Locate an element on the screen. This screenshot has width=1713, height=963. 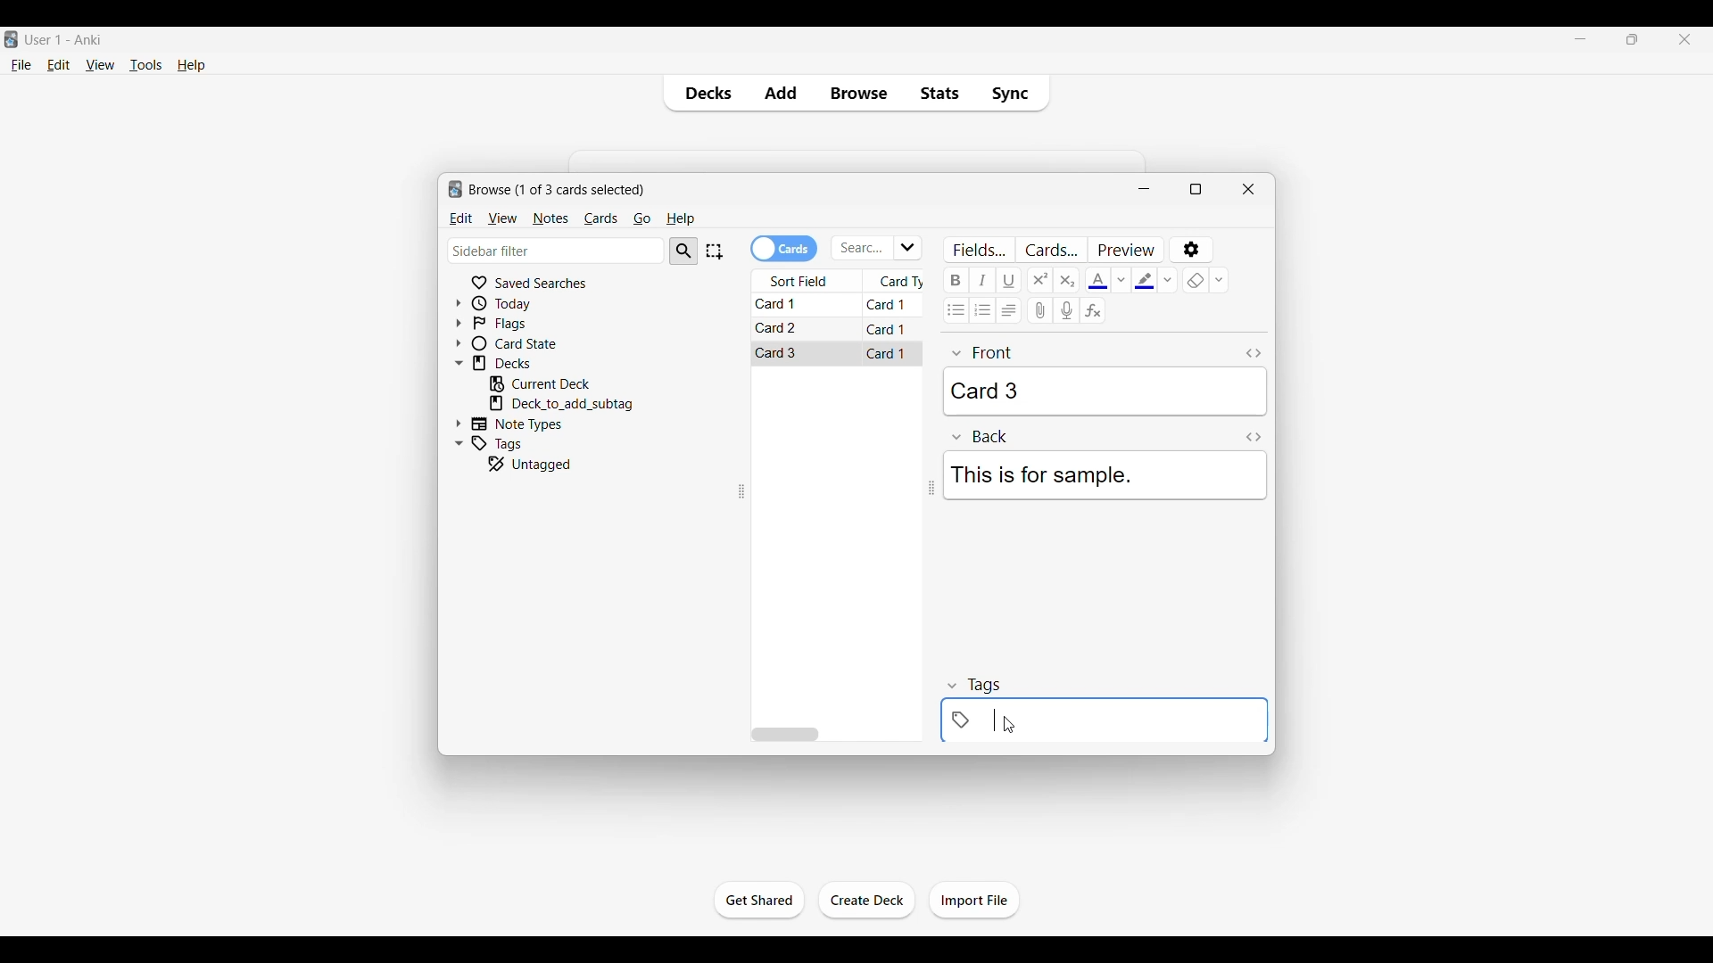
Search is located at coordinates (683, 251).